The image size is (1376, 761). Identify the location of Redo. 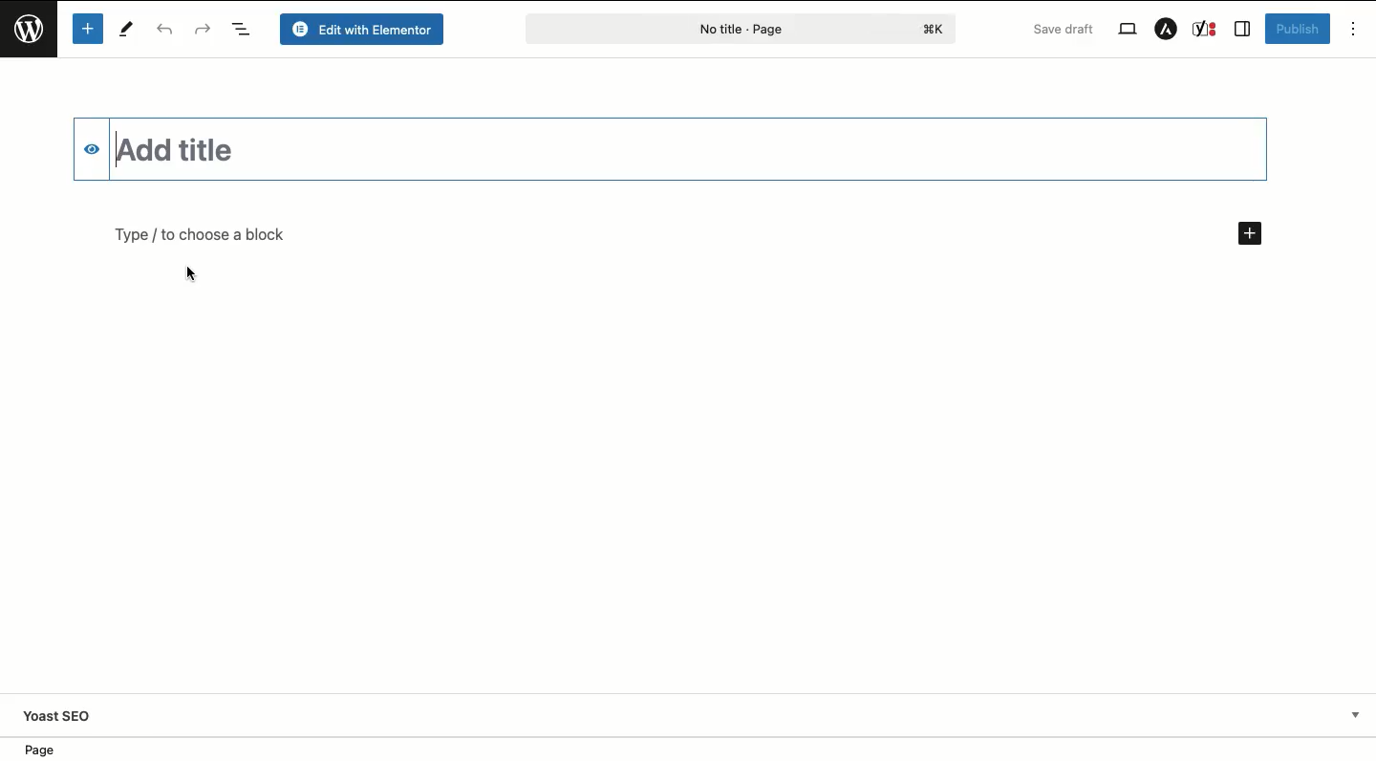
(204, 31).